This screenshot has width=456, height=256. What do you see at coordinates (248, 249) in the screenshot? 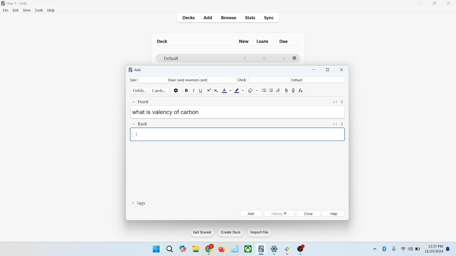
I see `x-box` at bounding box center [248, 249].